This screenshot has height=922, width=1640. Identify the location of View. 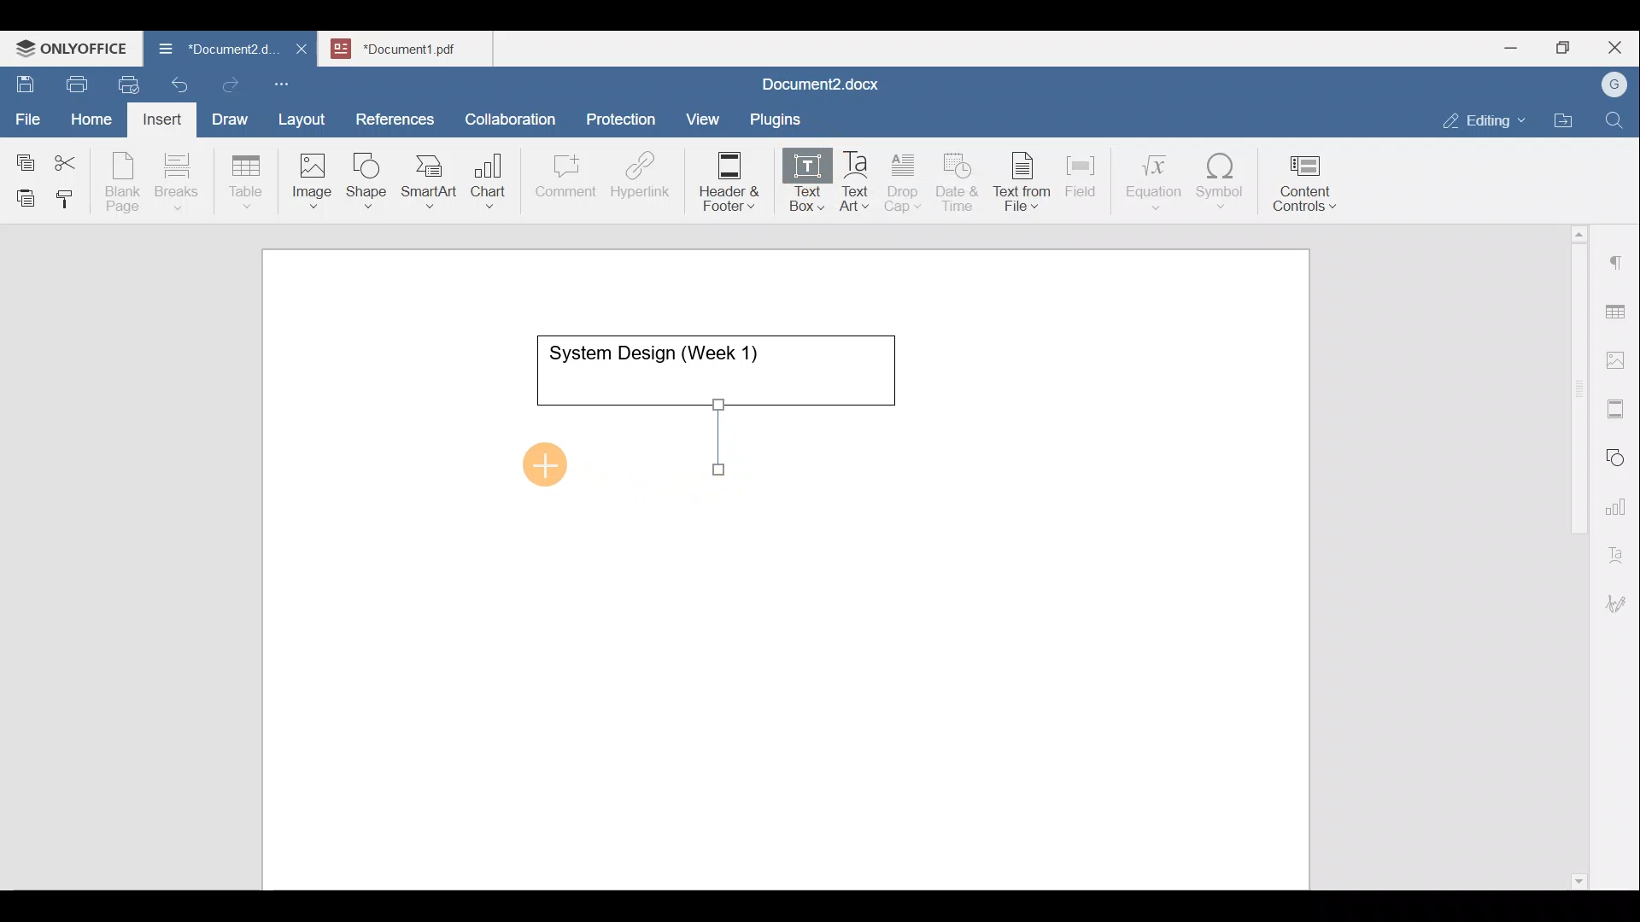
(704, 114).